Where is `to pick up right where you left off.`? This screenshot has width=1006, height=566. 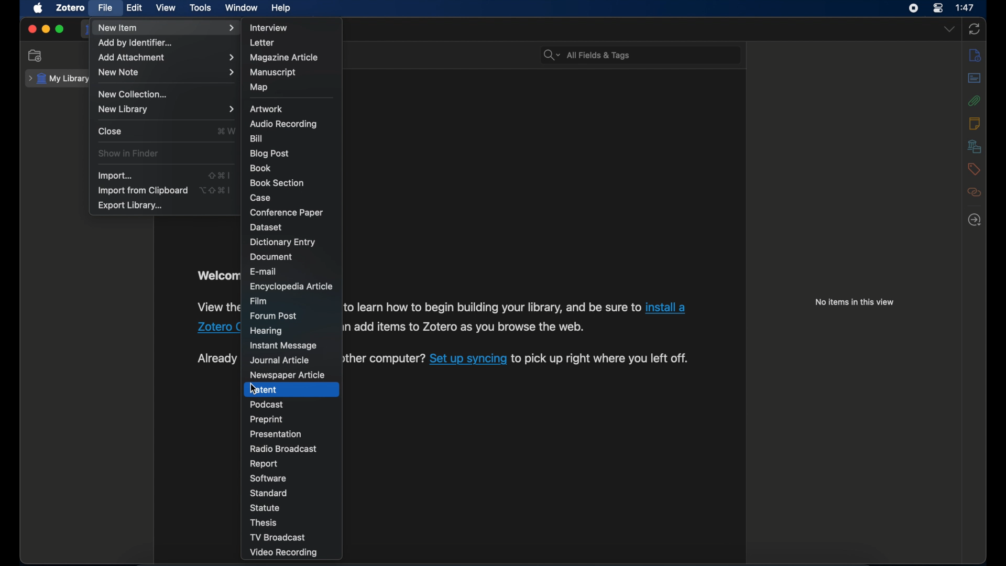
to pick up right where you left off. is located at coordinates (600, 358).